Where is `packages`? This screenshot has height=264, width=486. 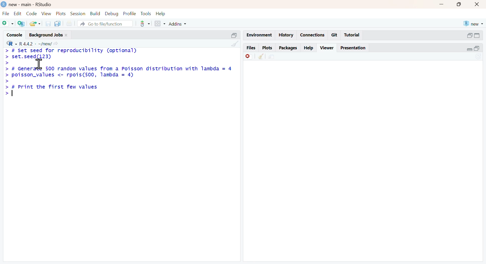
packages is located at coordinates (288, 48).